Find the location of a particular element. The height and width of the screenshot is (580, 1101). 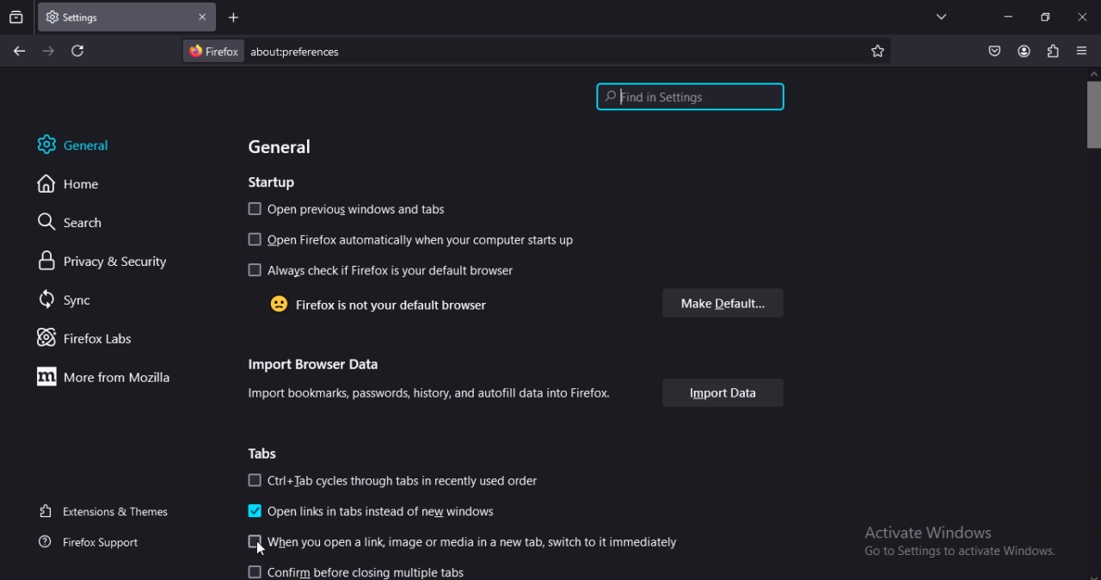

search is located at coordinates (81, 223).